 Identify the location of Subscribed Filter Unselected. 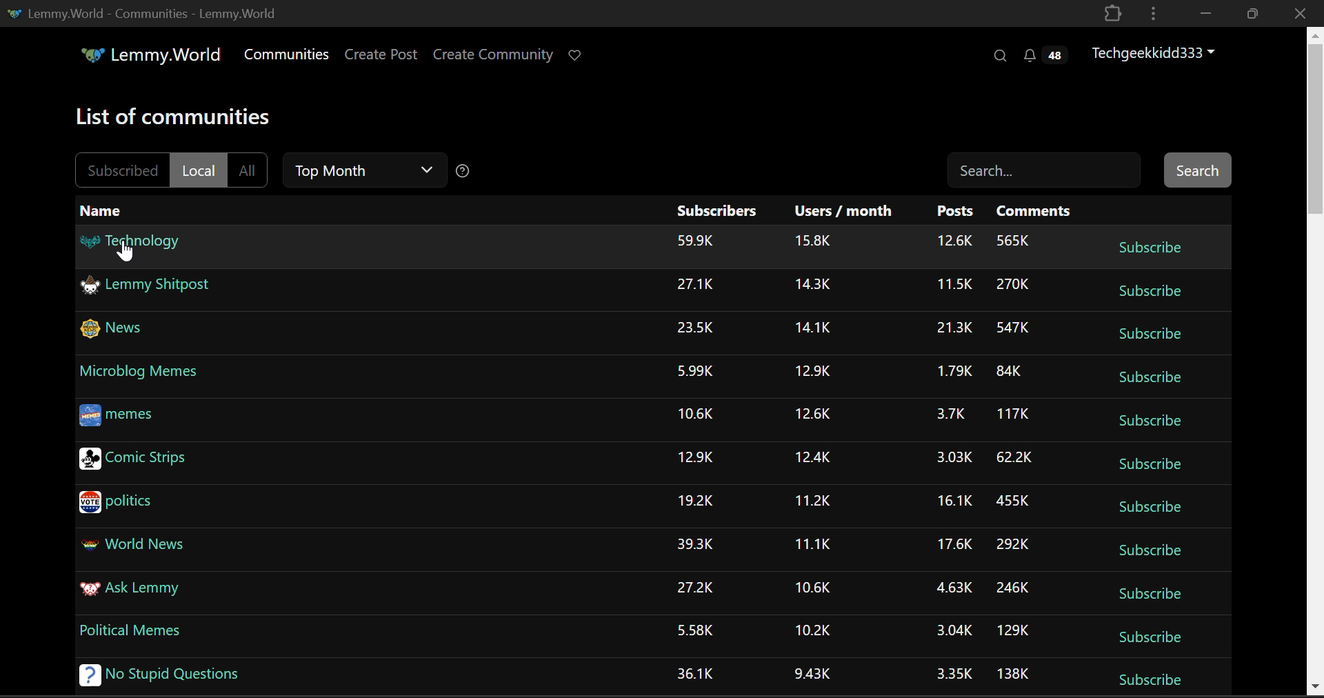
(121, 168).